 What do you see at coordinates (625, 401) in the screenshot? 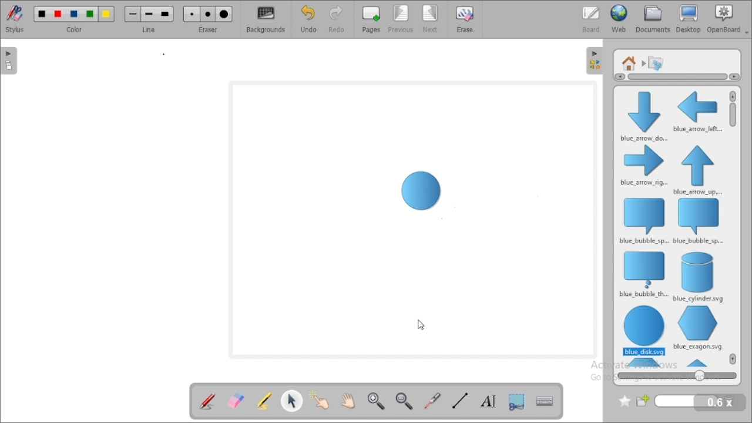
I see `add to favorites` at bounding box center [625, 401].